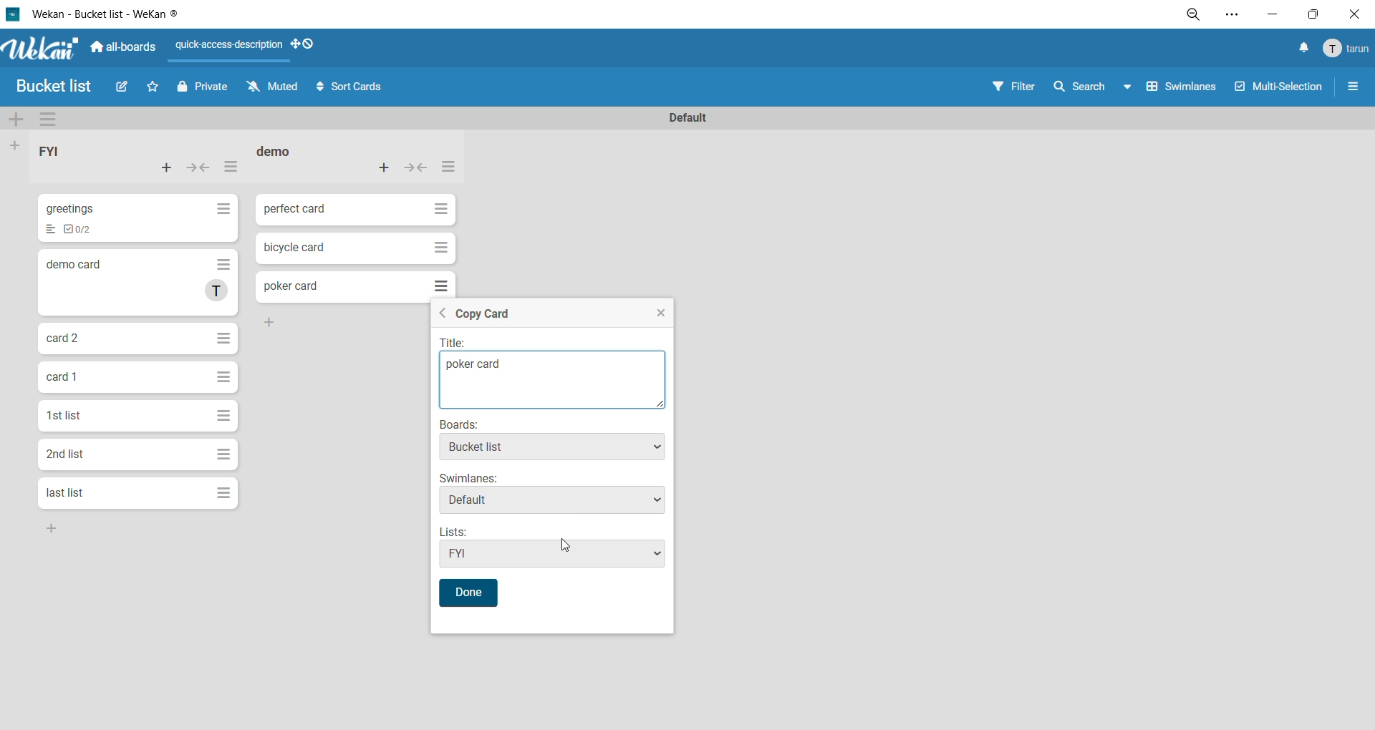 This screenshot has width=1375, height=730. Describe the element at coordinates (18, 122) in the screenshot. I see `add swimlane` at that location.